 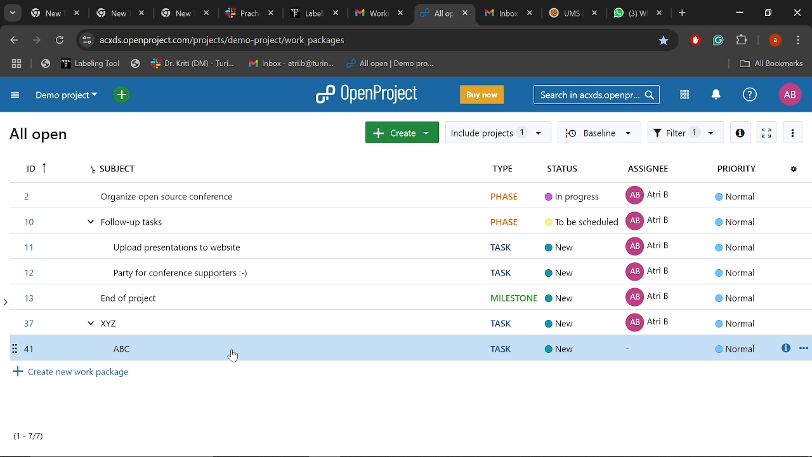 I want to click on Notifications, so click(x=716, y=95).